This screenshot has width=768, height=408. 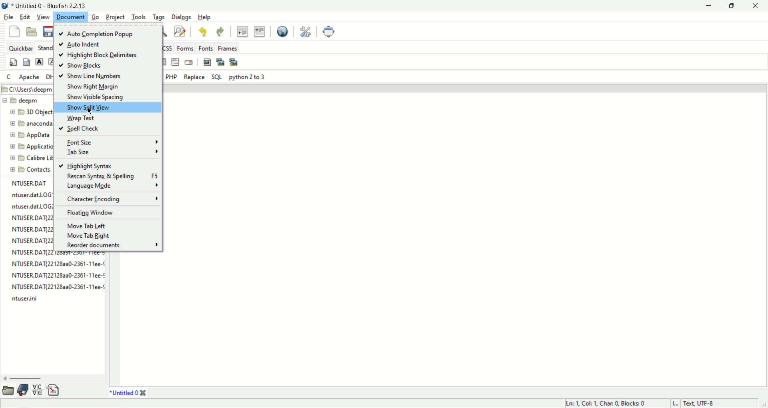 What do you see at coordinates (52, 62) in the screenshot?
I see `emphasis` at bounding box center [52, 62].